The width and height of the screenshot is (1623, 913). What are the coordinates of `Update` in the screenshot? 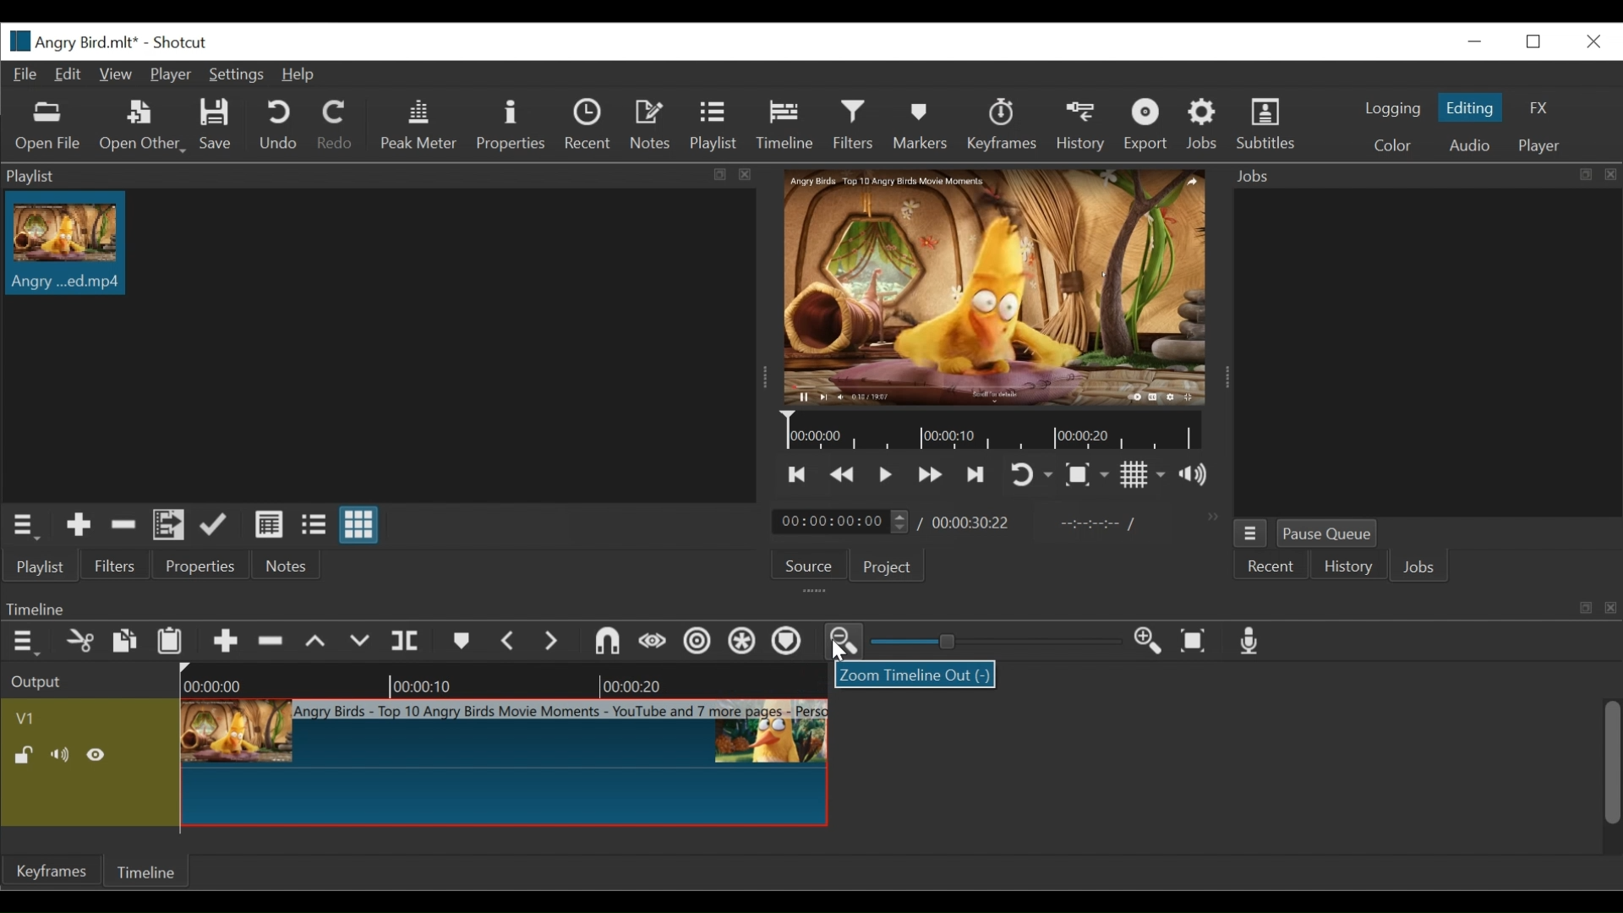 It's located at (214, 525).